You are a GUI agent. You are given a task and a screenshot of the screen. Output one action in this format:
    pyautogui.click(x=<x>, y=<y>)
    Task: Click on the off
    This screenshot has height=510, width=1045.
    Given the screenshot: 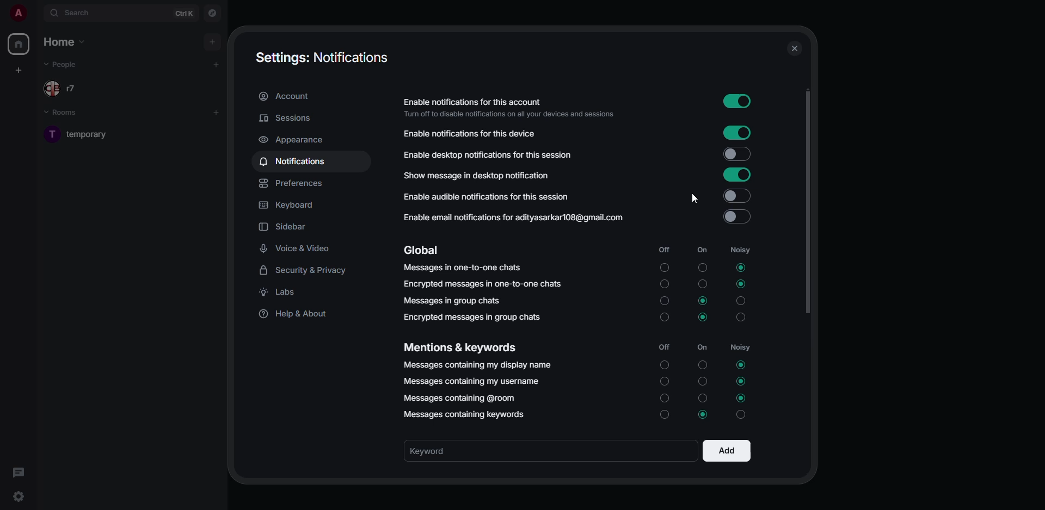 What is the action you would take?
    pyautogui.click(x=663, y=250)
    